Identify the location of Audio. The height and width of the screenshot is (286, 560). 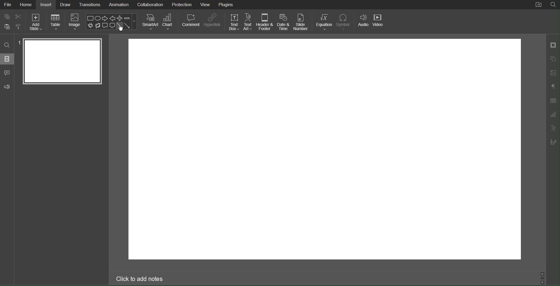
(363, 22).